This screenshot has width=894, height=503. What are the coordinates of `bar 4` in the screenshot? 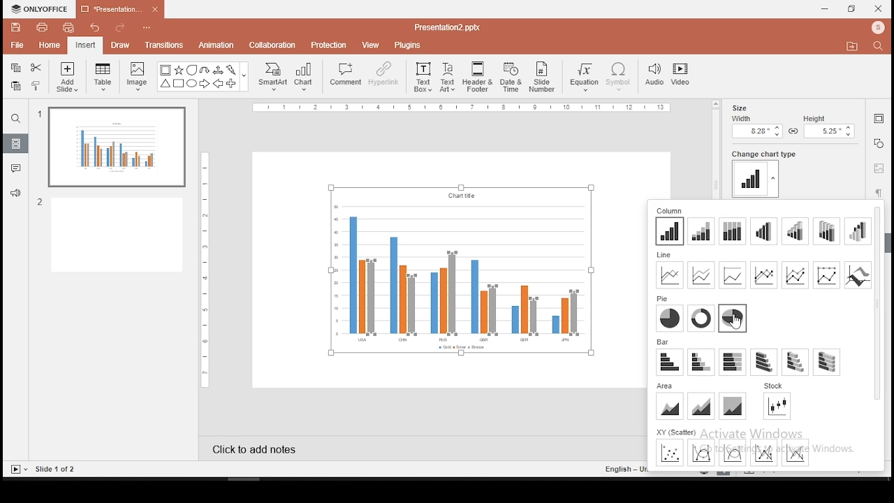 It's located at (764, 363).